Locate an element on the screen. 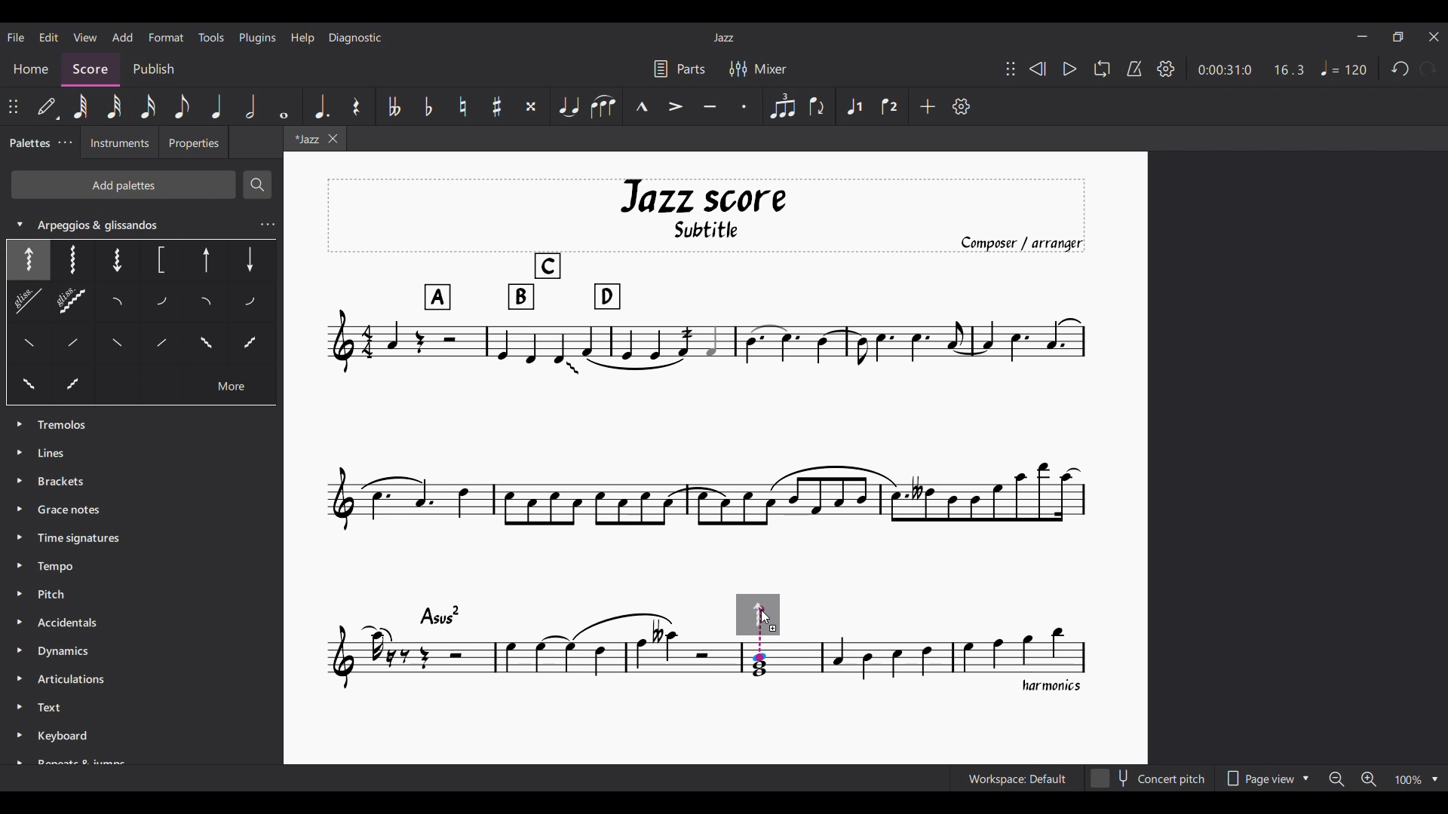 The width and height of the screenshot is (1448, 814). Customization settings is located at coordinates (961, 106).